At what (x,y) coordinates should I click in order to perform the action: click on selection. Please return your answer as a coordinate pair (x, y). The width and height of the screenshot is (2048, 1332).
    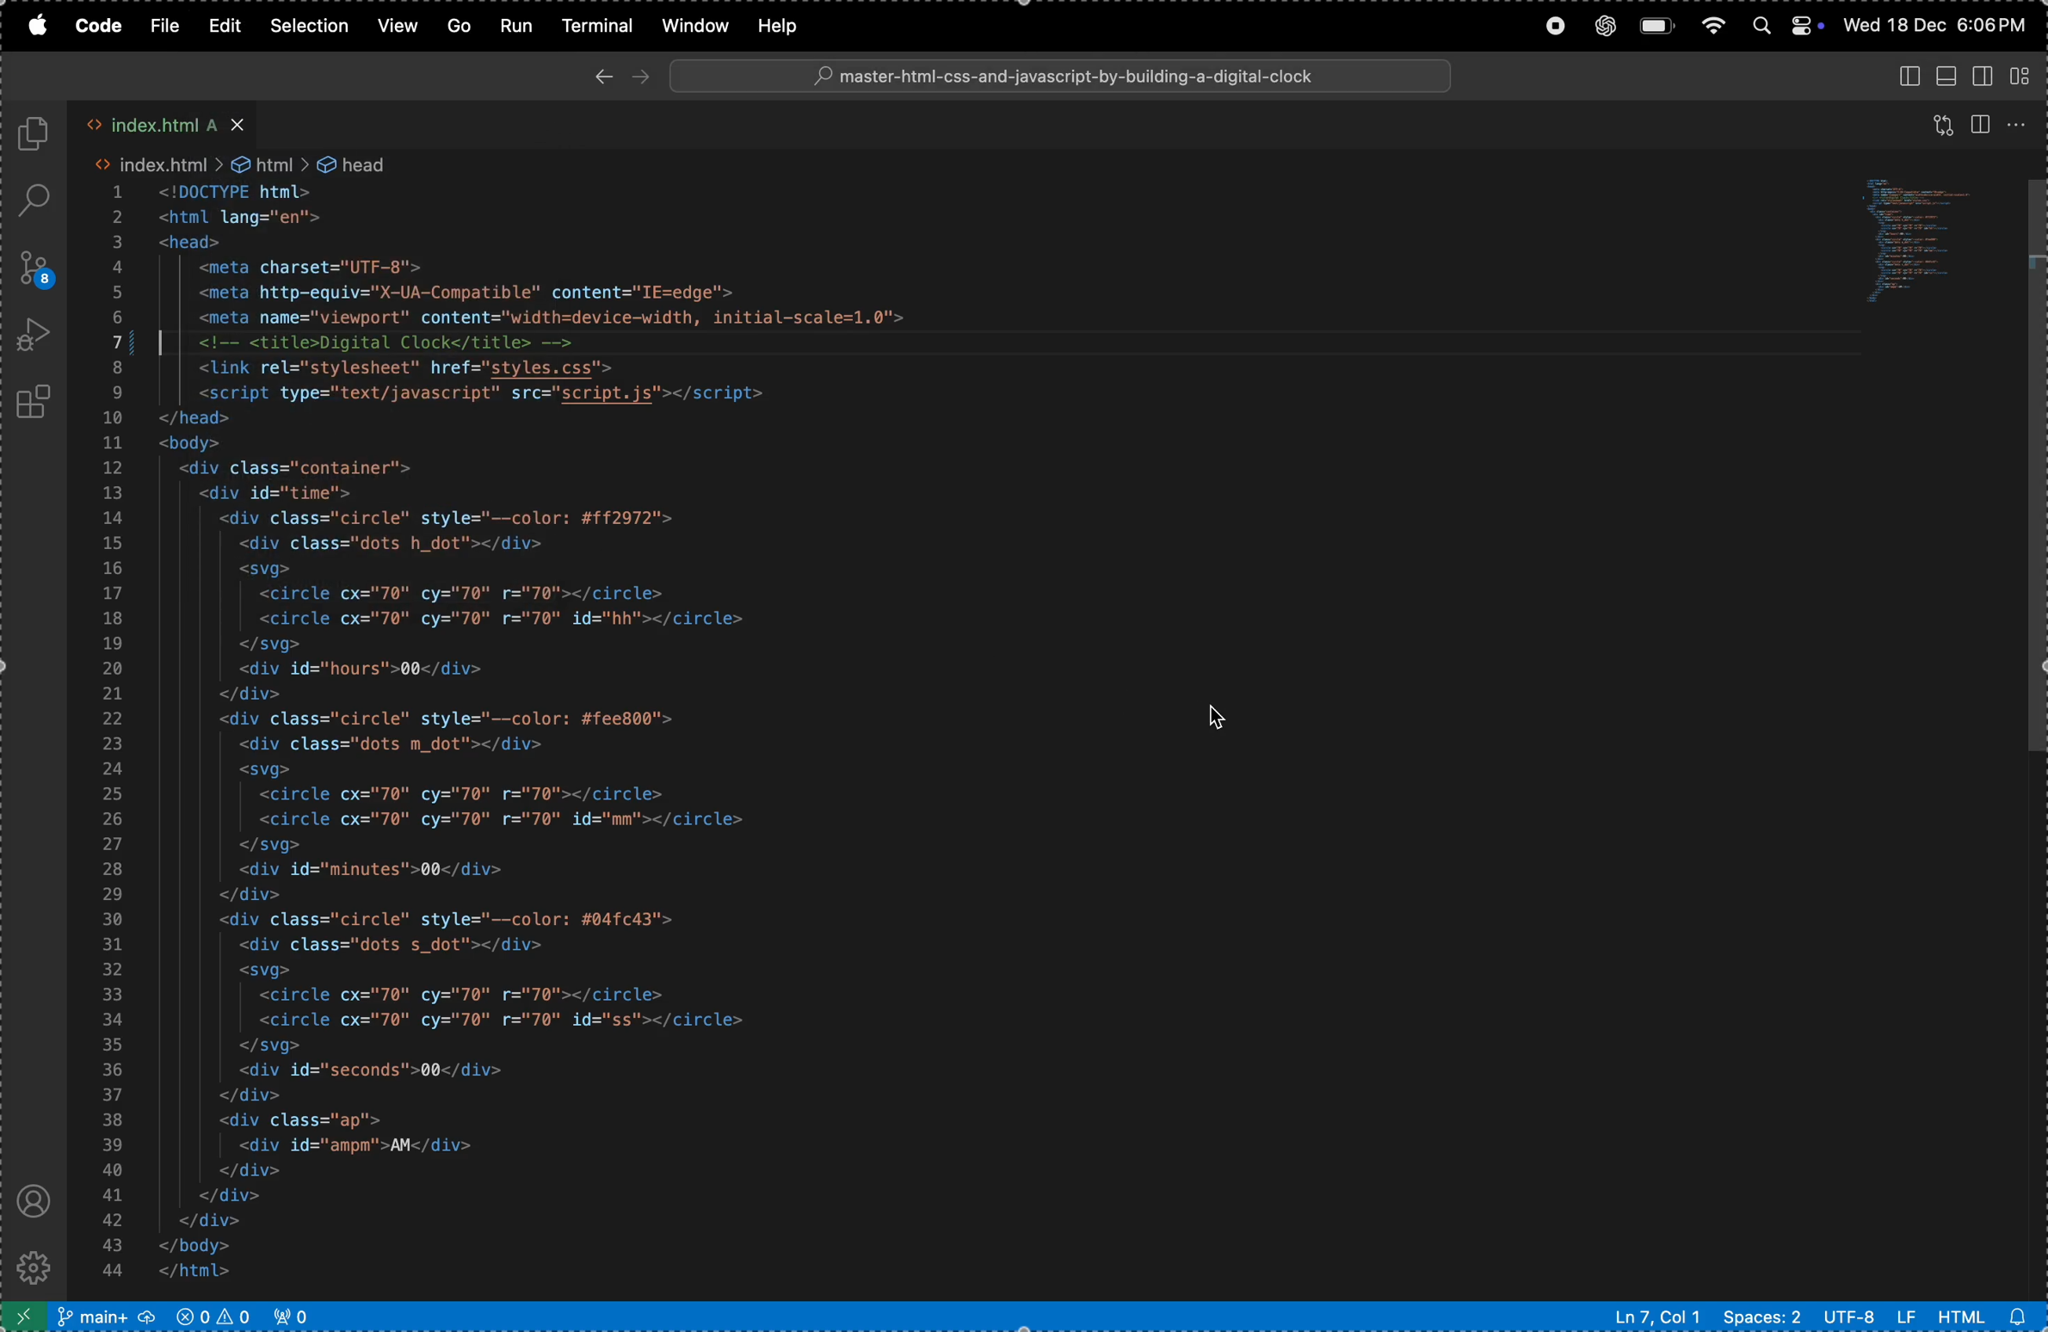
    Looking at the image, I should click on (310, 24).